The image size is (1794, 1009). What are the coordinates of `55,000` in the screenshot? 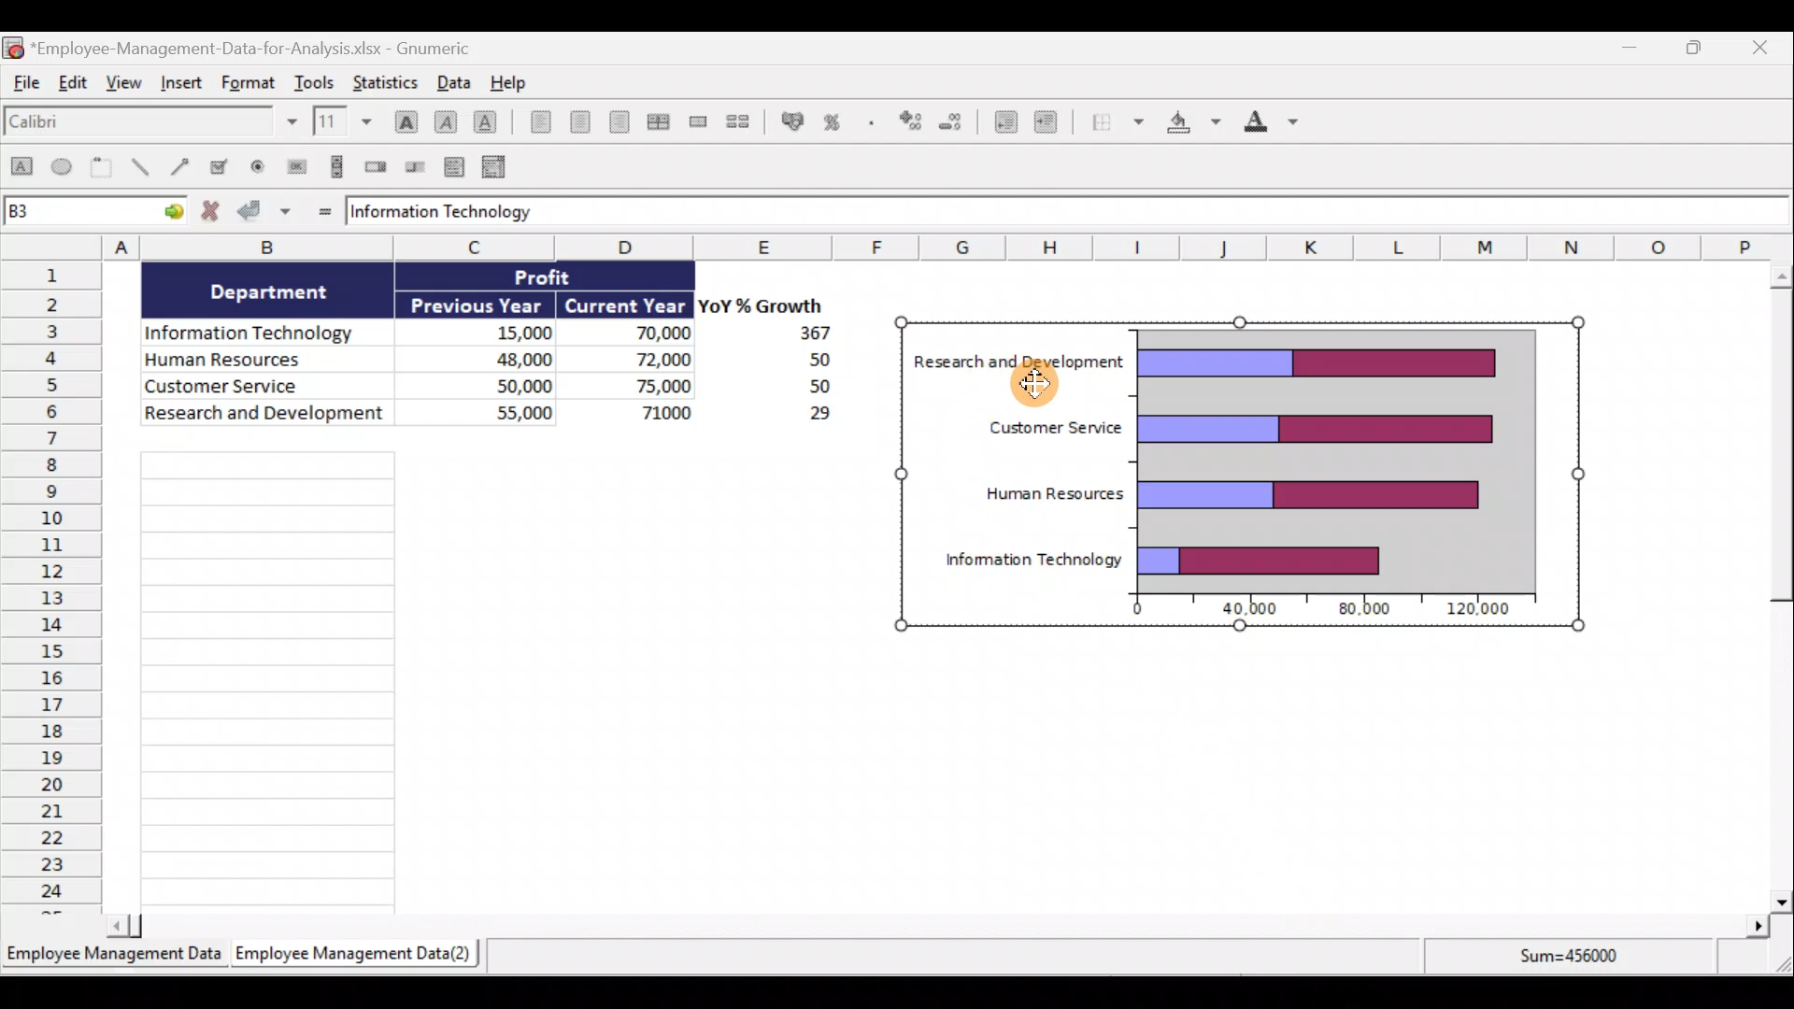 It's located at (500, 411).